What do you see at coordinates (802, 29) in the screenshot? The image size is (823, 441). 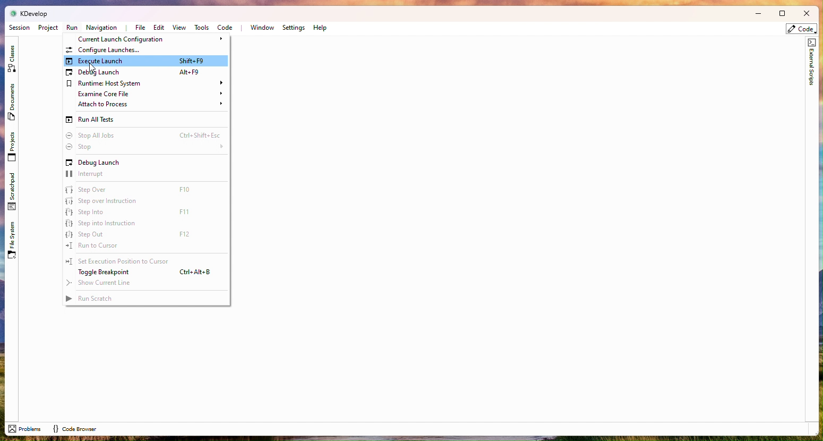 I see `code` at bounding box center [802, 29].